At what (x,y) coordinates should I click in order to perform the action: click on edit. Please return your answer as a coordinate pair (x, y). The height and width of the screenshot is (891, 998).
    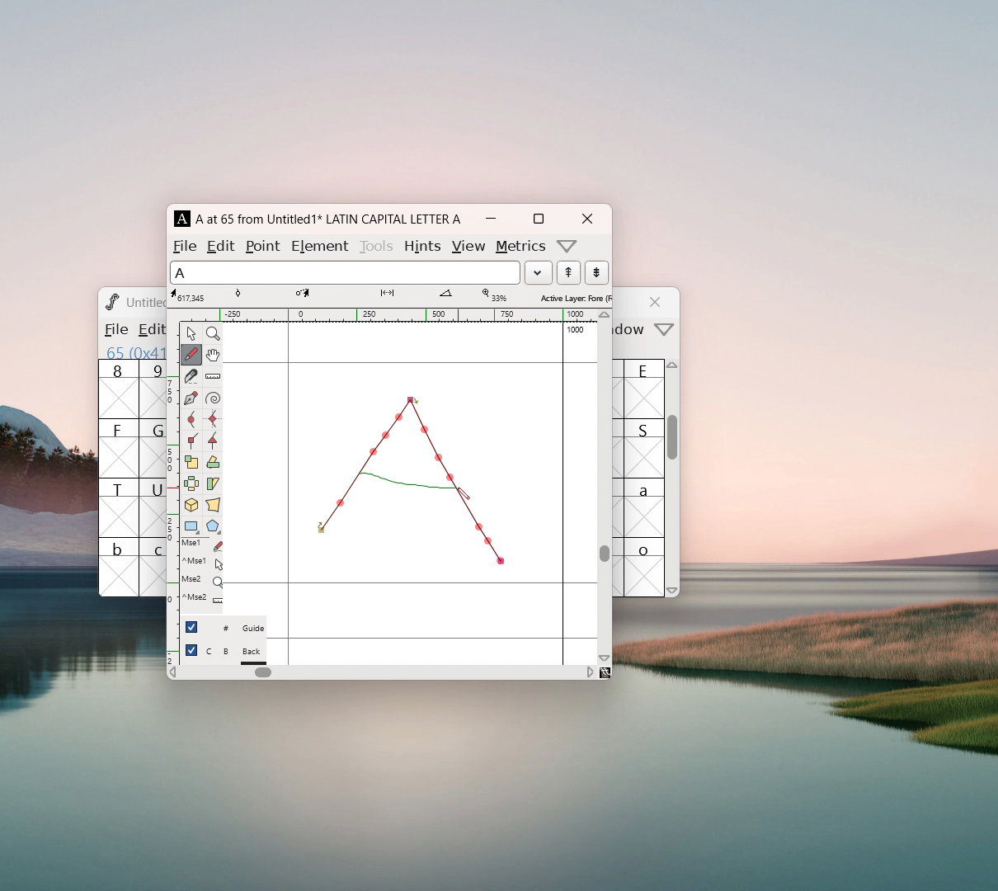
    Looking at the image, I should click on (222, 245).